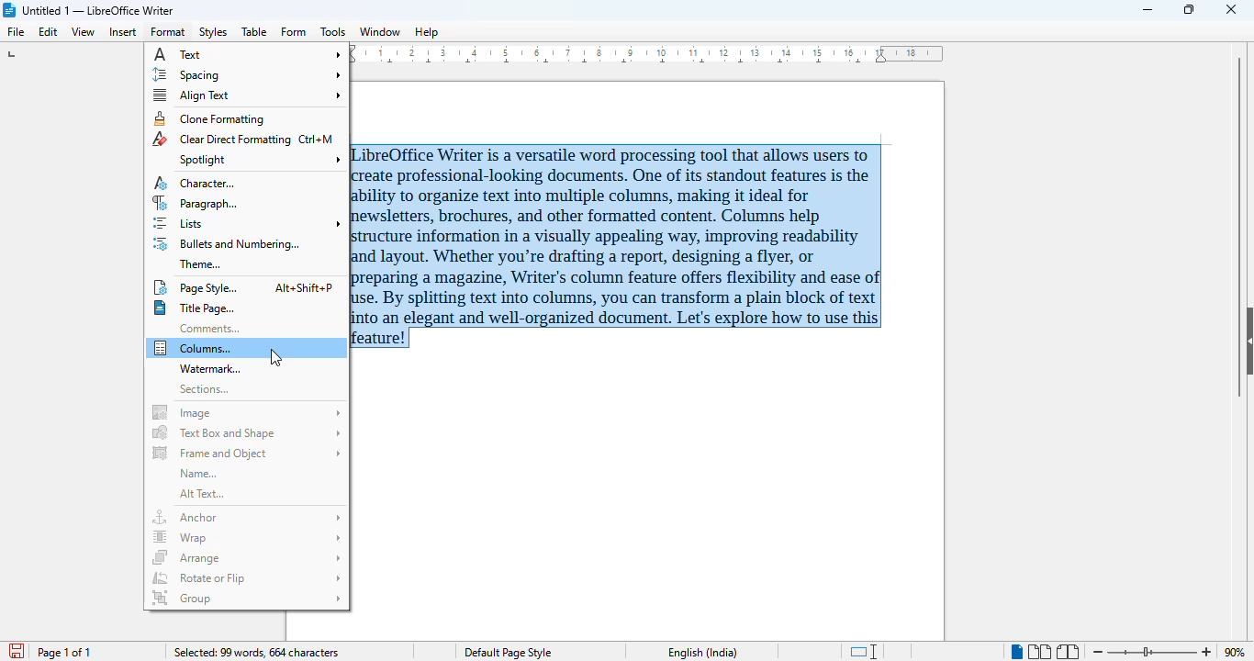 The height and width of the screenshot is (661, 1254). I want to click on zoom in, so click(1207, 652).